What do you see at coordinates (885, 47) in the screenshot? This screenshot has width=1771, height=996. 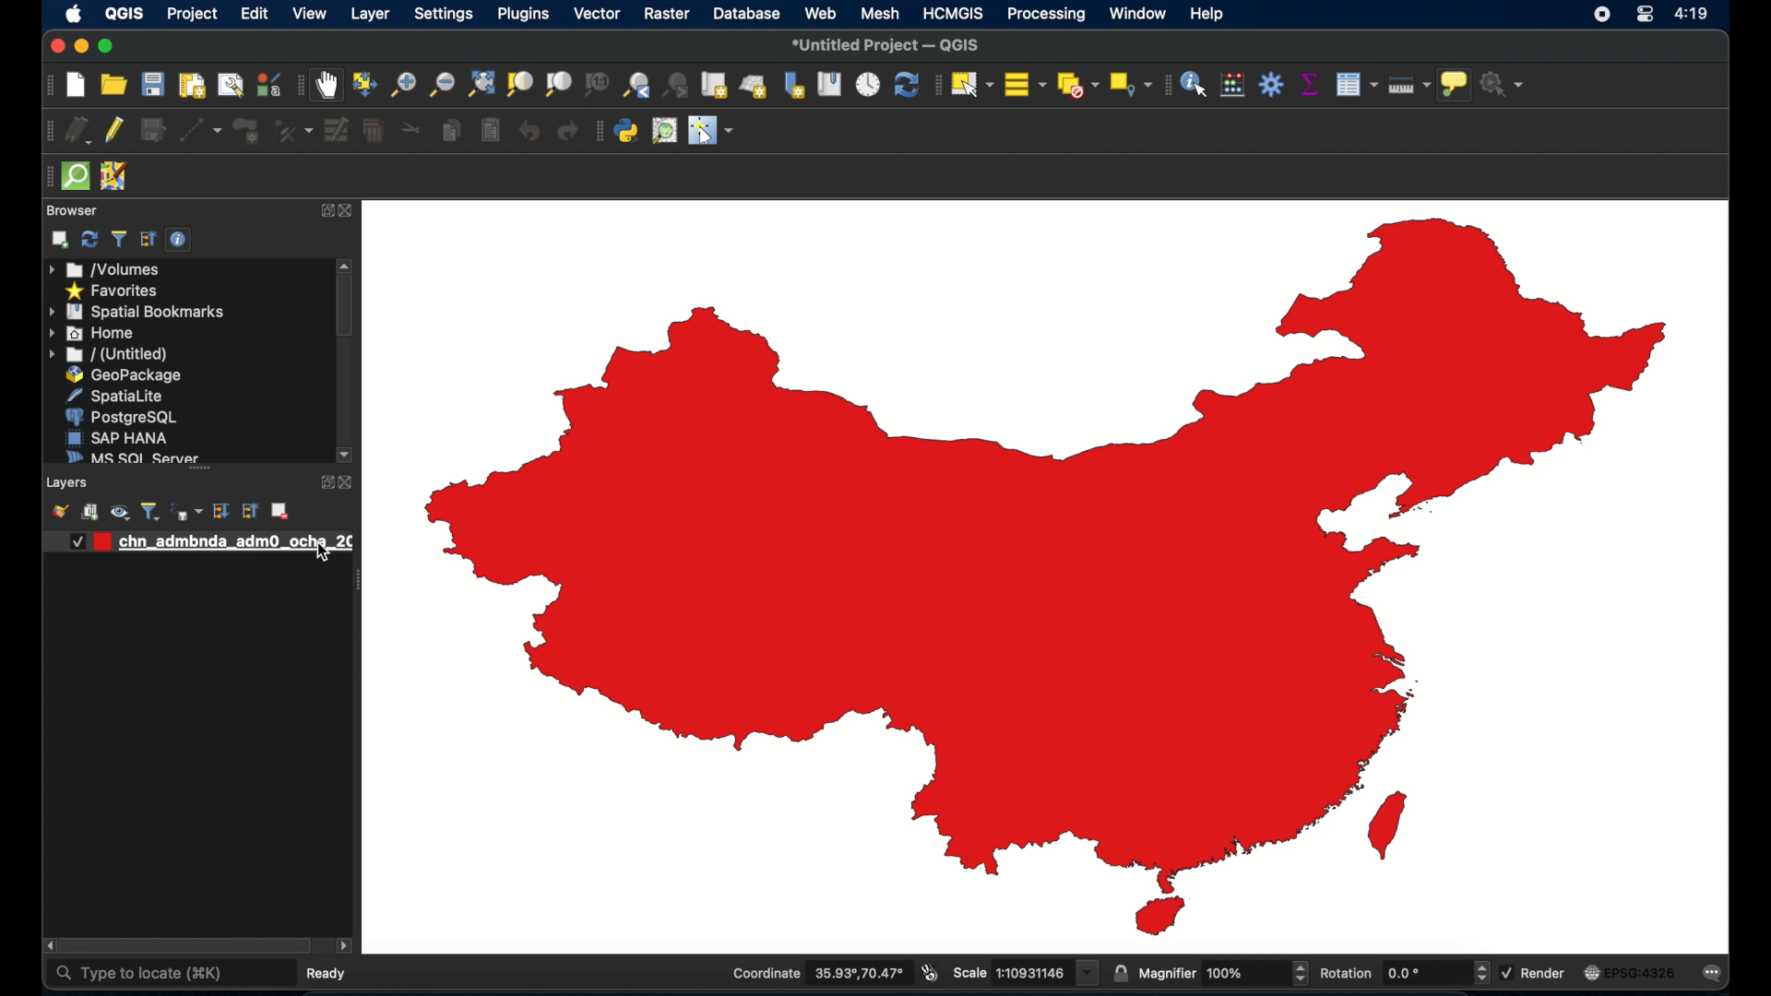 I see `*untitled project - QGIS` at bounding box center [885, 47].